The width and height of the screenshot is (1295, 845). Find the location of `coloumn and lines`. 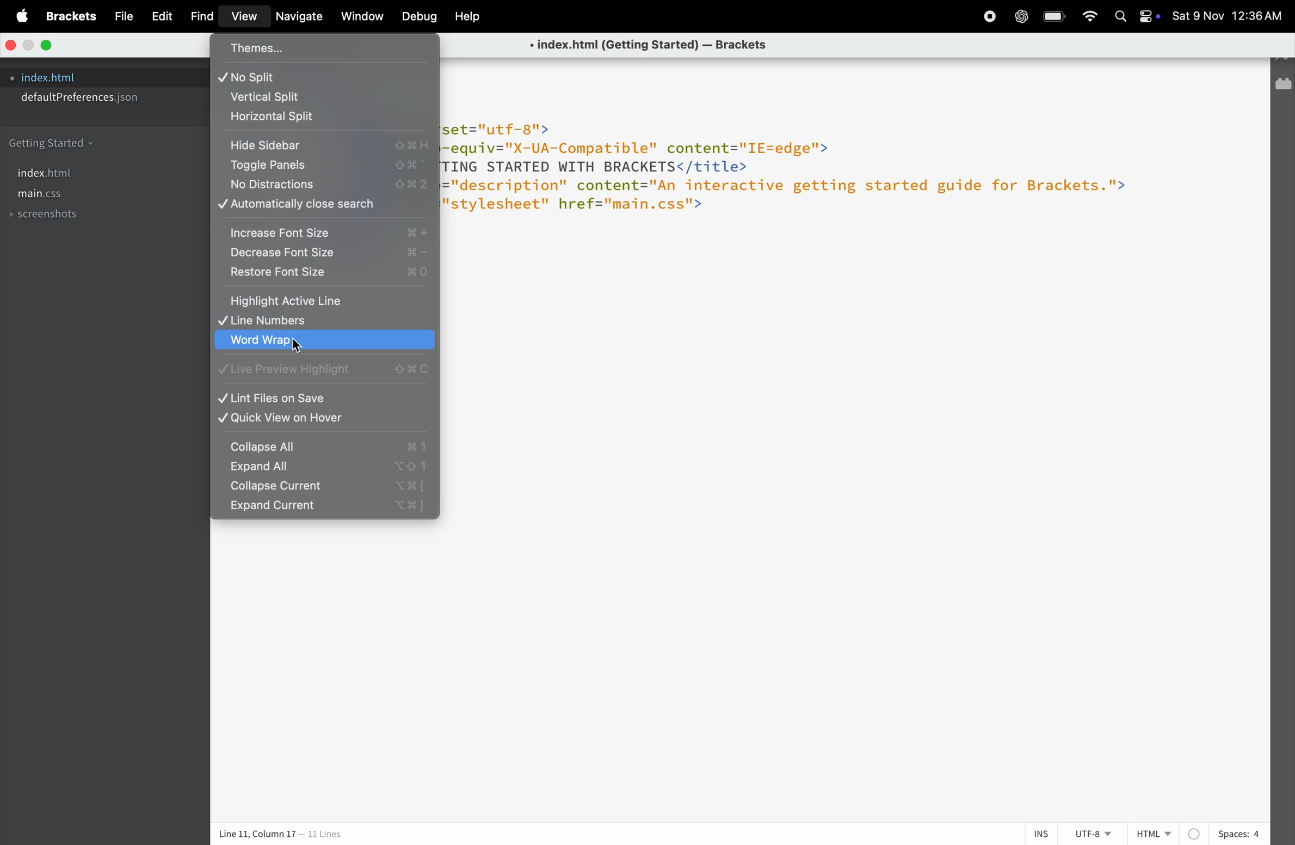

coloumn and lines is located at coordinates (278, 835).